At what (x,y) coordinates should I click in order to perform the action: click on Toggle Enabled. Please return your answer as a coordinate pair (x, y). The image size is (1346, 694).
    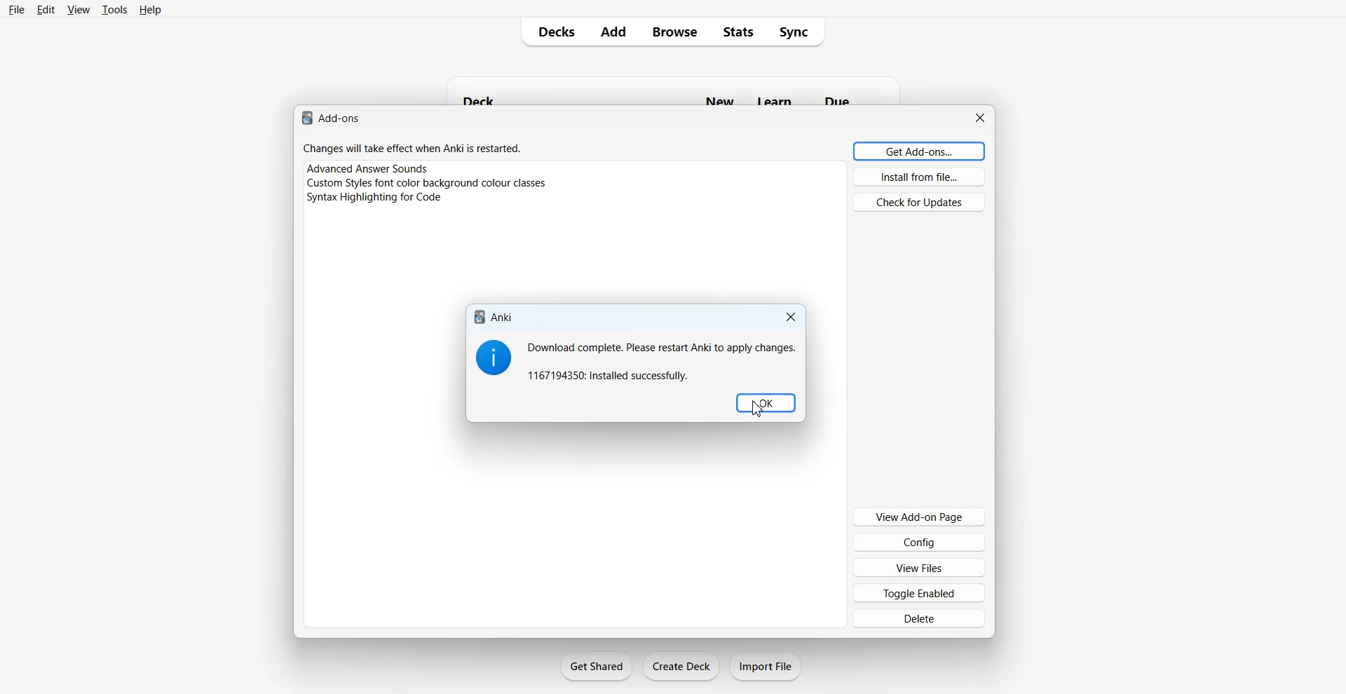
    Looking at the image, I should click on (920, 592).